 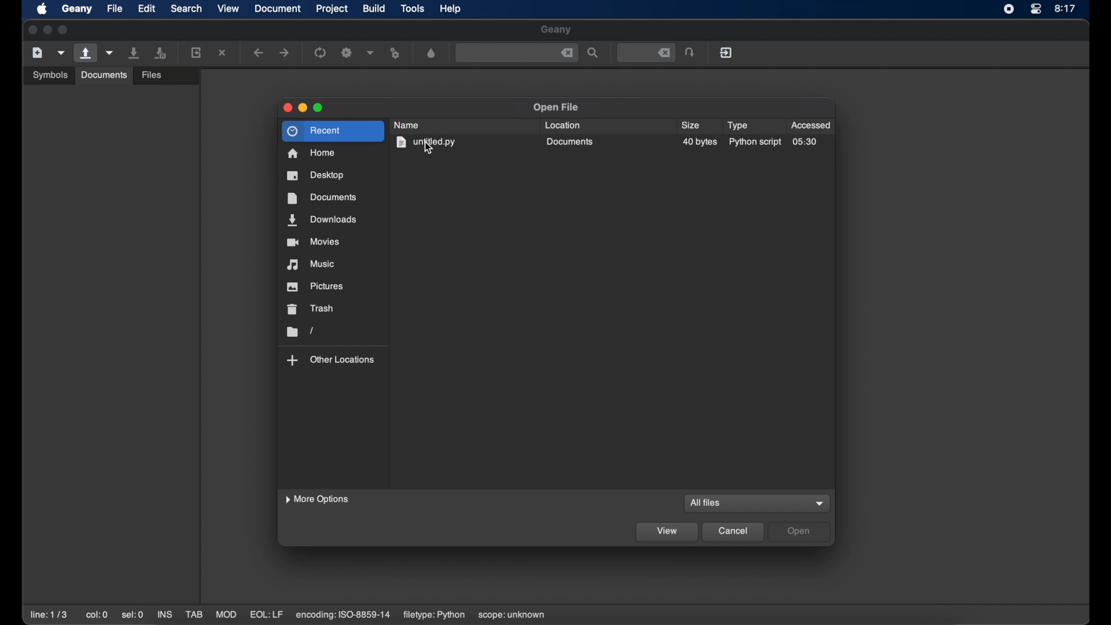 What do you see at coordinates (97, 615) in the screenshot?
I see `col:0` at bounding box center [97, 615].